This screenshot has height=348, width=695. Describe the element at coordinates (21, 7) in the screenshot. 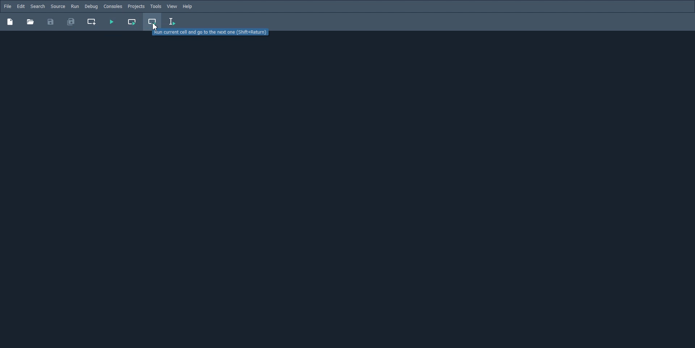

I see `Edit` at that location.